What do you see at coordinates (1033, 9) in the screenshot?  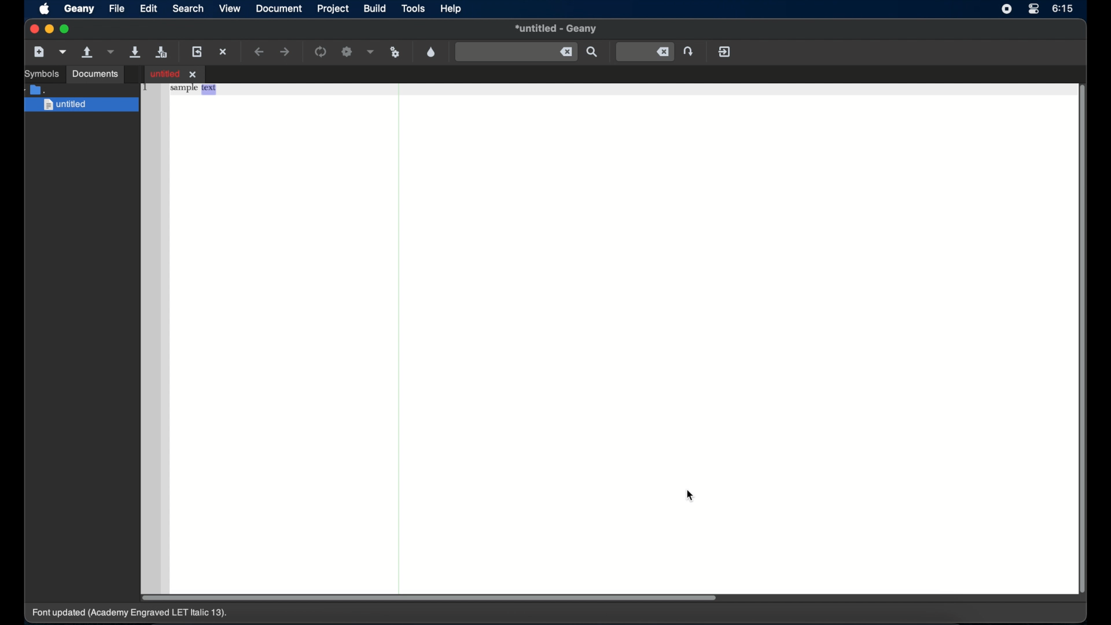 I see `control center` at bounding box center [1033, 9].